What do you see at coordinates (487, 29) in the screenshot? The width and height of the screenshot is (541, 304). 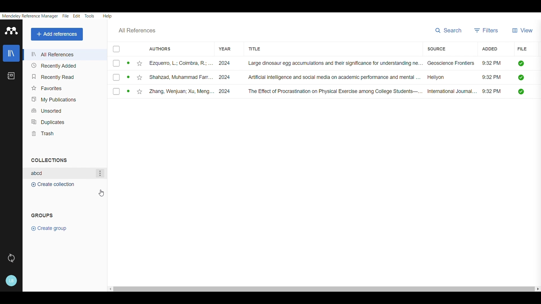 I see `Filters` at bounding box center [487, 29].